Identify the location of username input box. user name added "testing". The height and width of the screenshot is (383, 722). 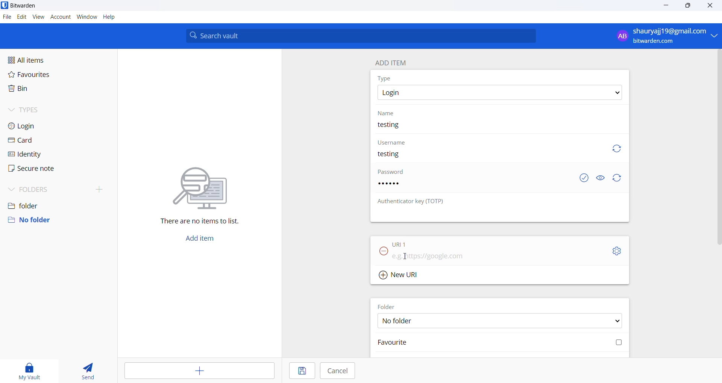
(484, 156).